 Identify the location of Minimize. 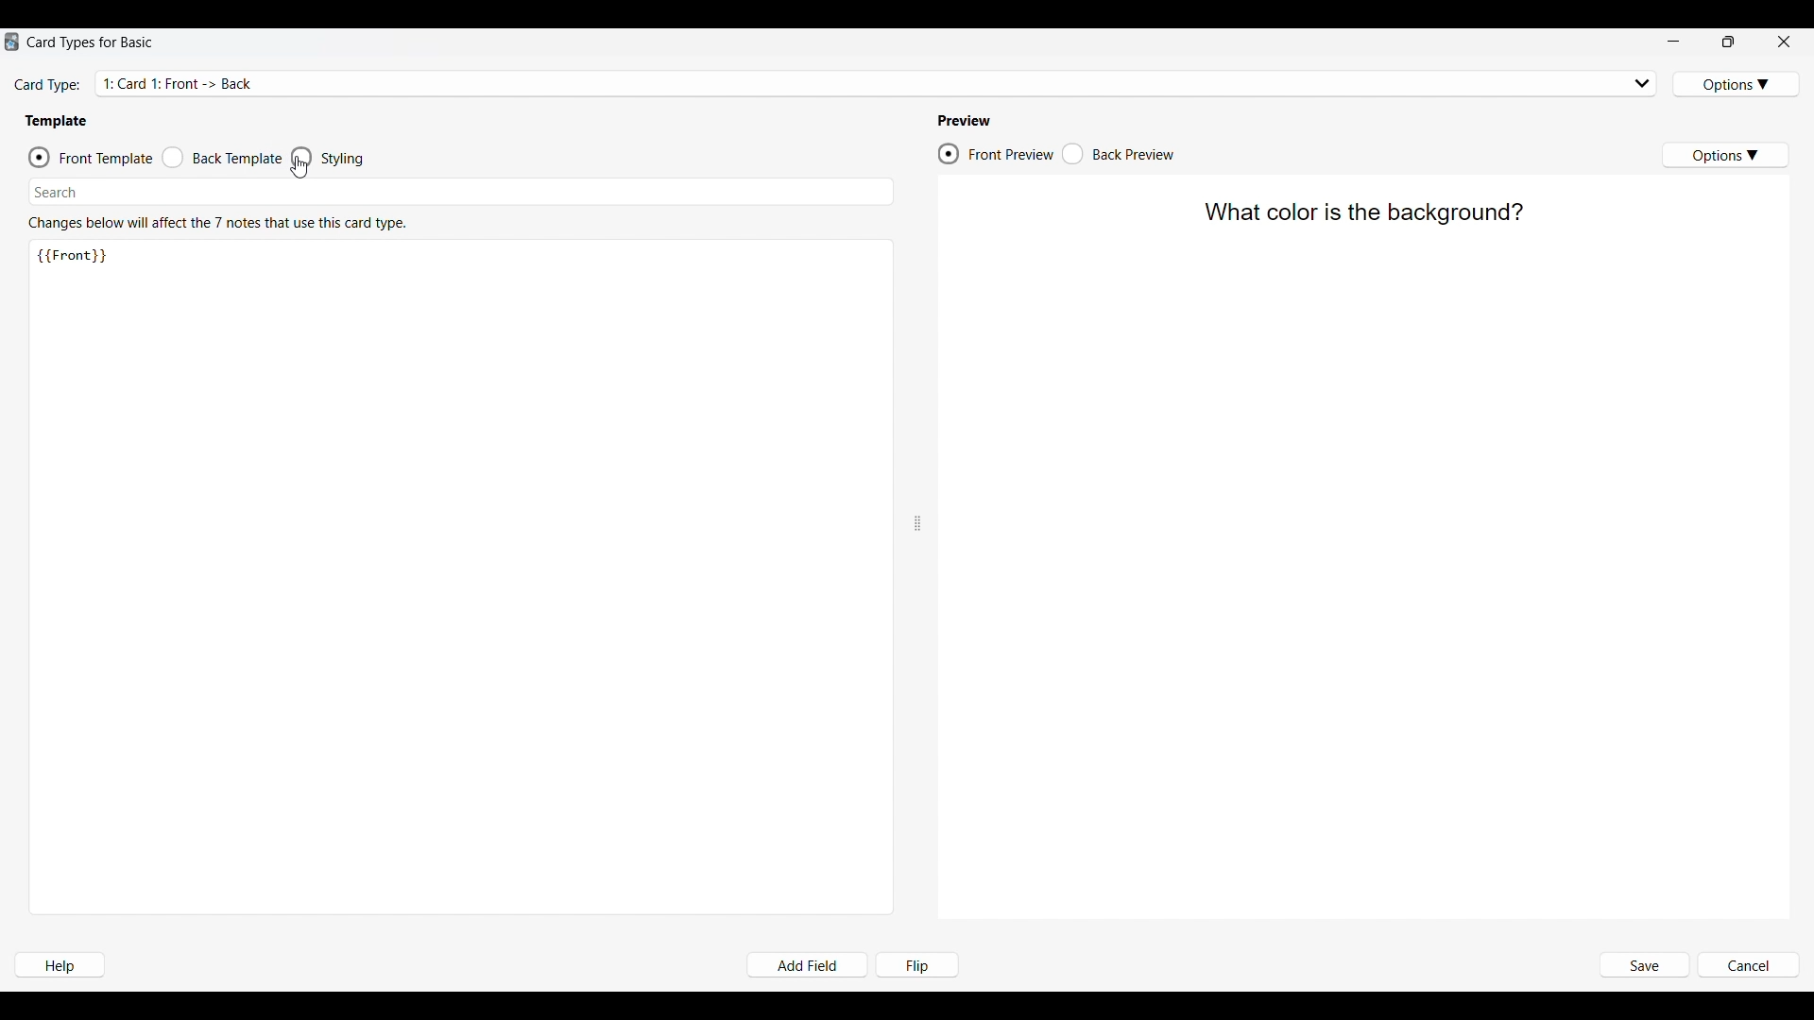
(1673, 42).